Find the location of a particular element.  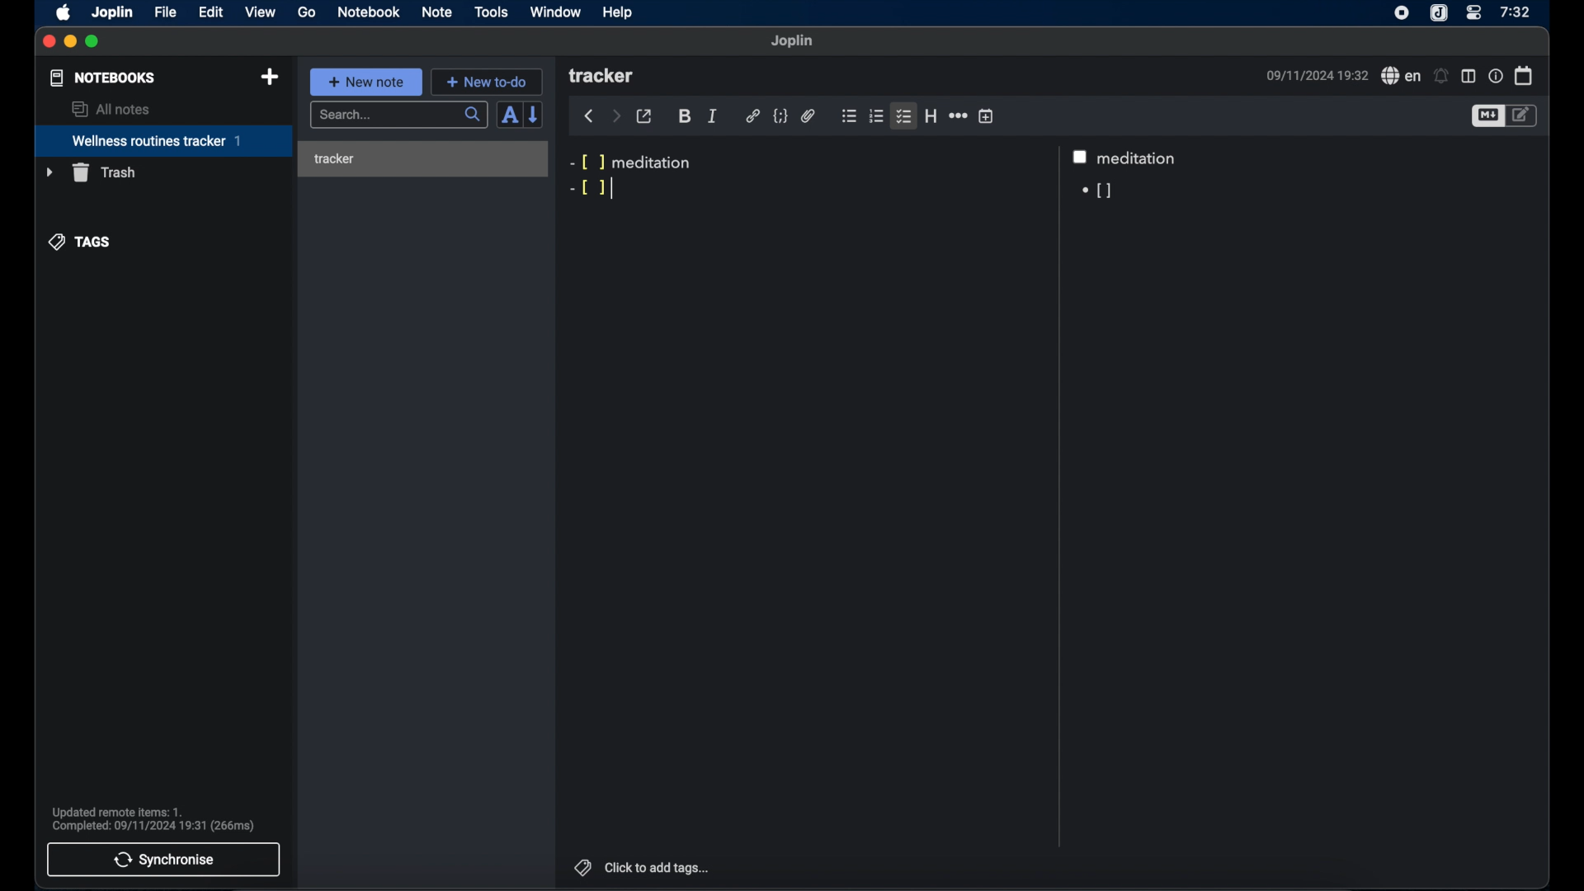

tracker is located at coordinates (427, 162).